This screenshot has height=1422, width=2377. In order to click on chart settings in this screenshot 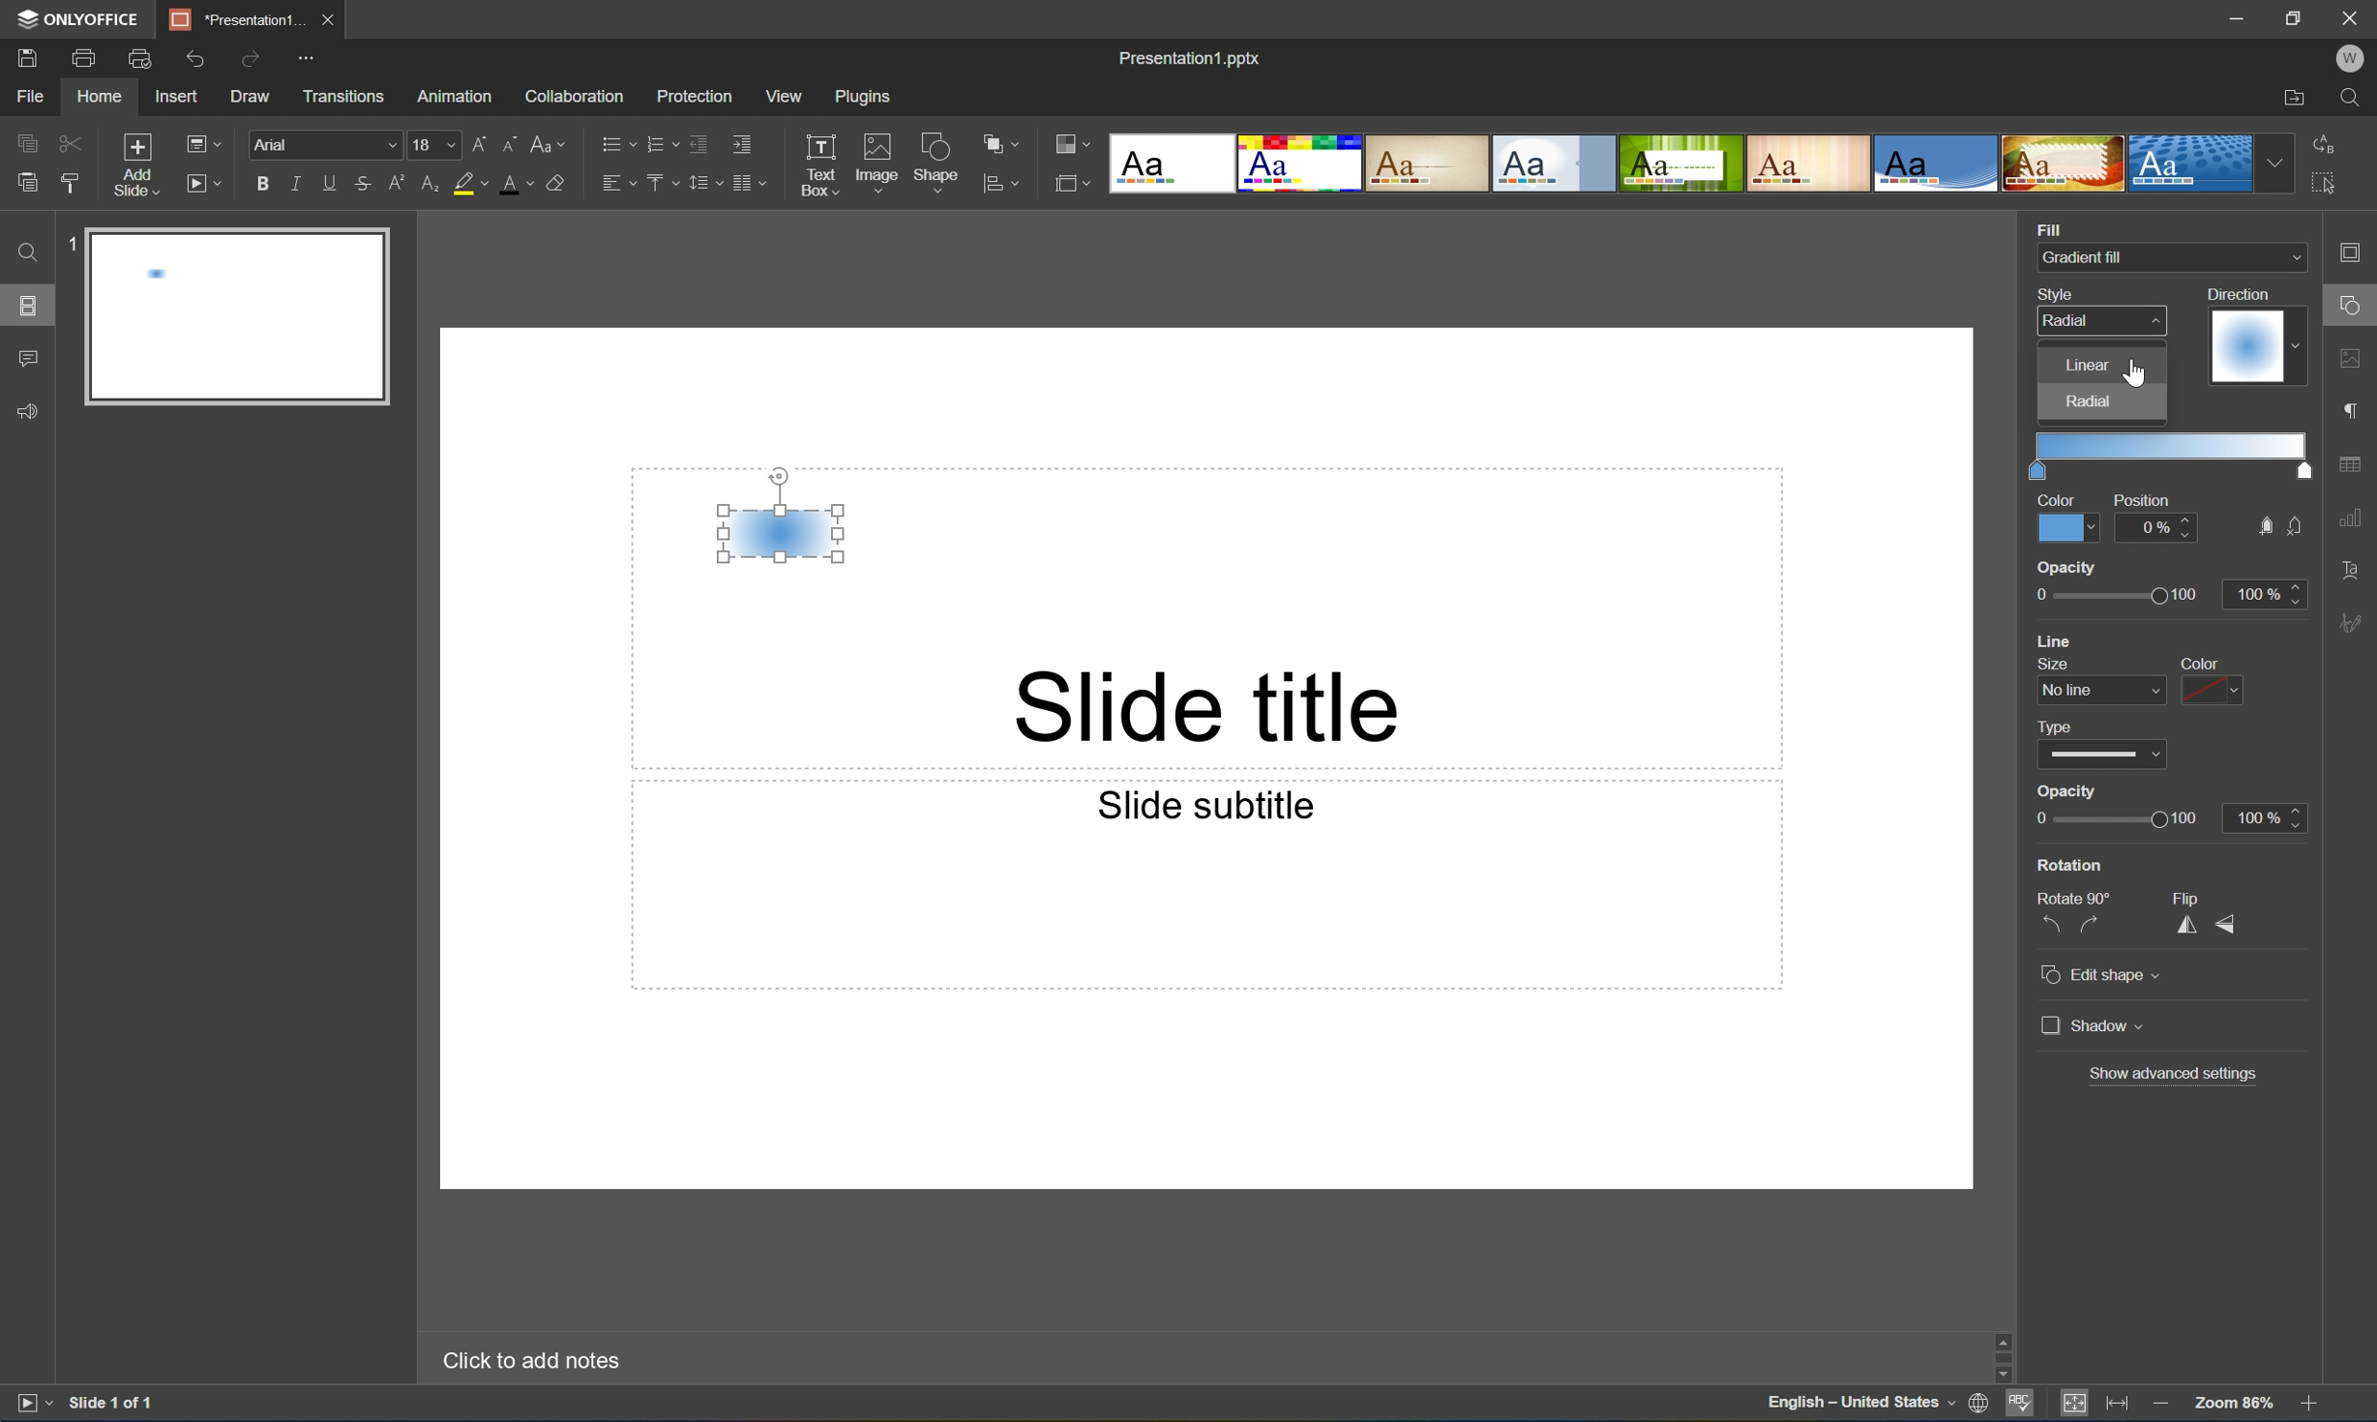, I will do `click(2350, 518)`.